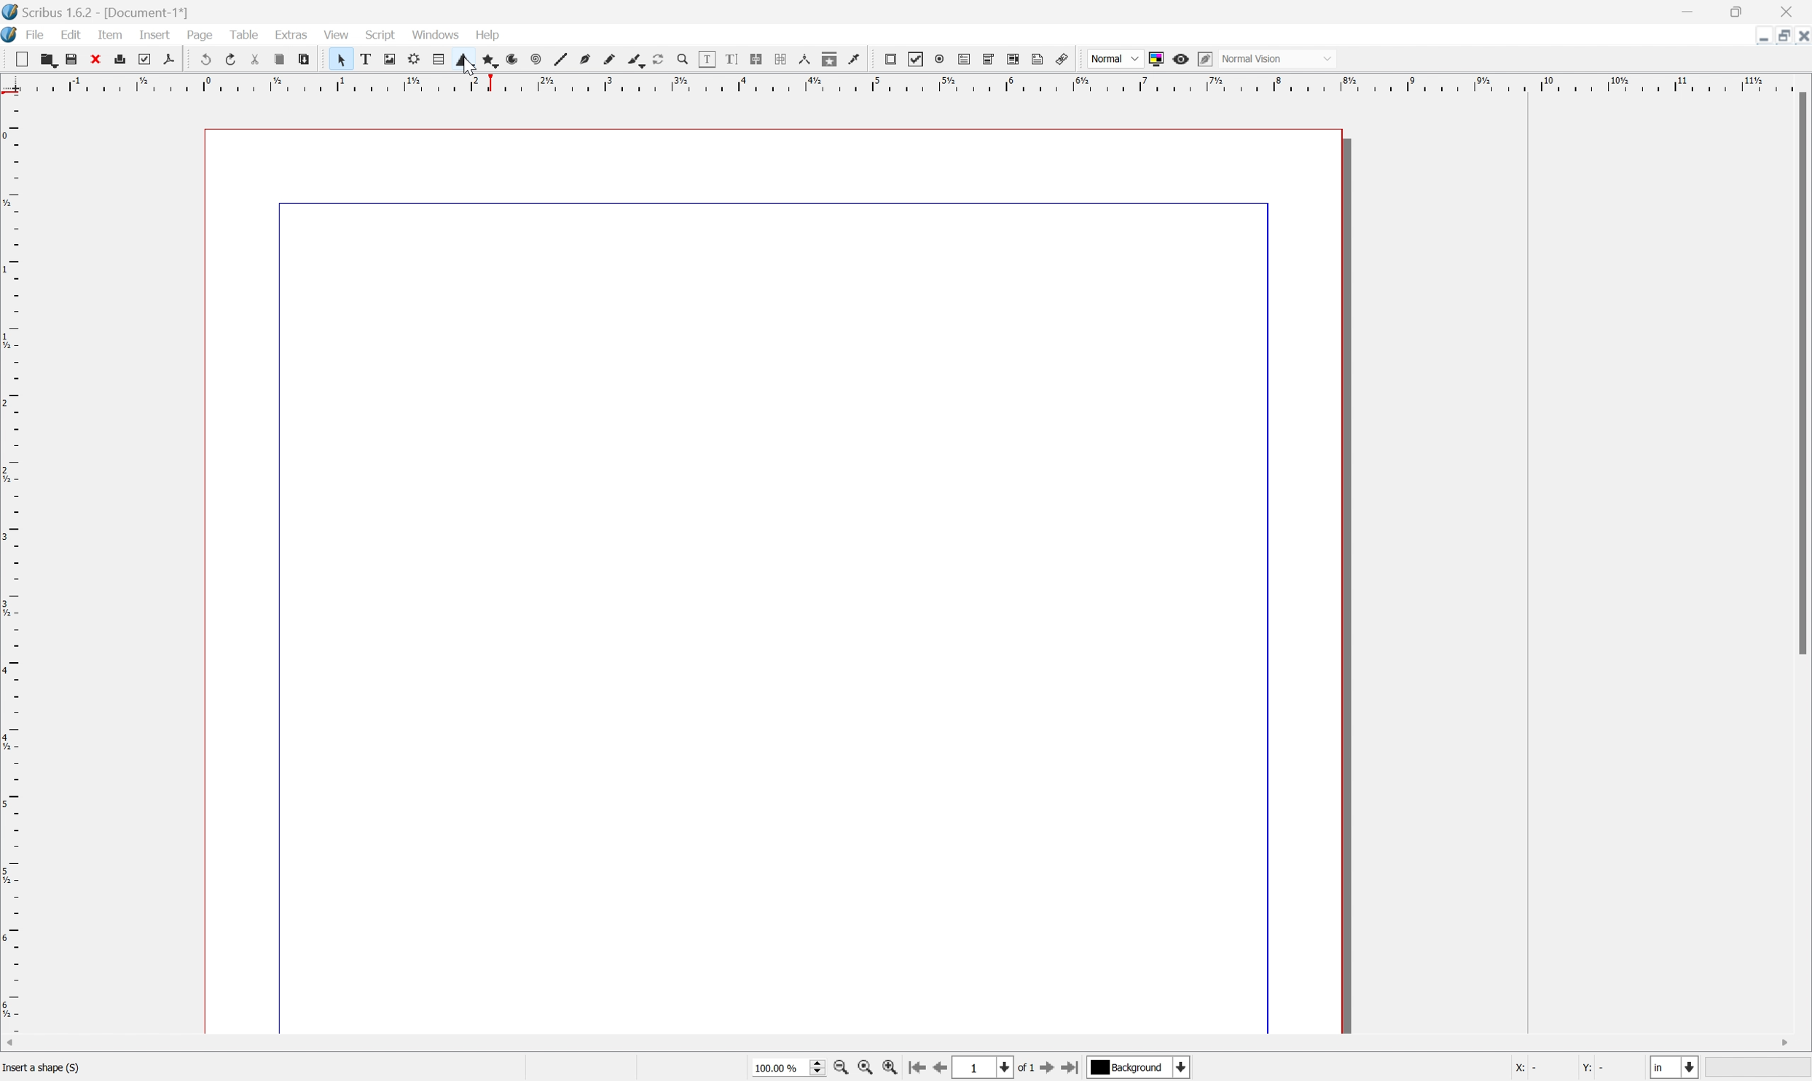 The image size is (1812, 1081). I want to click on Paste, so click(310, 60).